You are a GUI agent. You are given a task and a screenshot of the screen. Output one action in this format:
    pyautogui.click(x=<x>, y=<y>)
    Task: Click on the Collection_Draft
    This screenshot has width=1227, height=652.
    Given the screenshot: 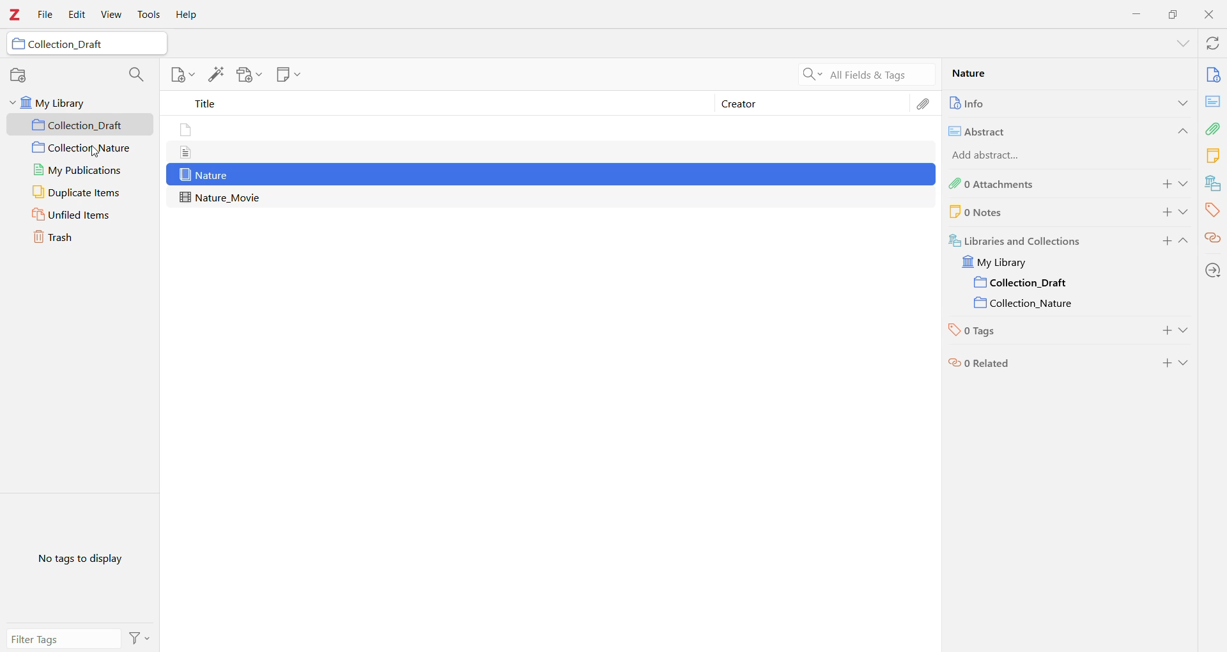 What is the action you would take?
    pyautogui.click(x=85, y=45)
    